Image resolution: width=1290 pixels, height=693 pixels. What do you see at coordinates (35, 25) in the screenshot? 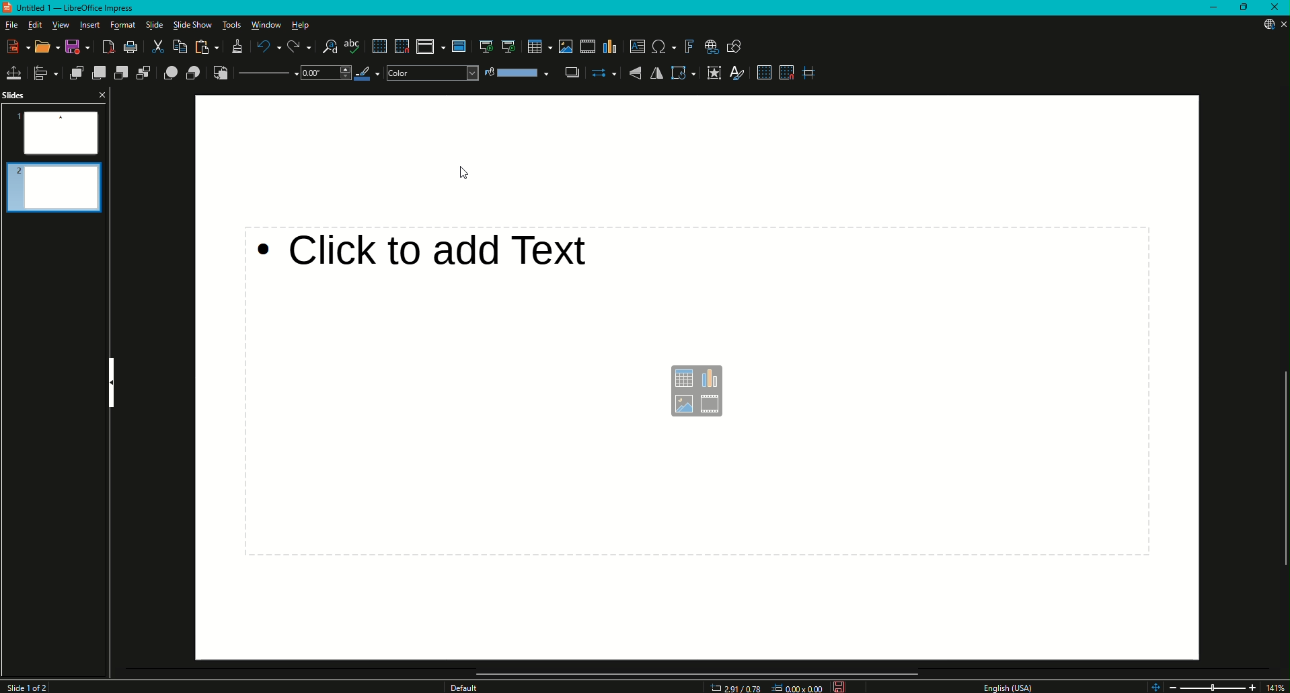
I see `Edit` at bounding box center [35, 25].